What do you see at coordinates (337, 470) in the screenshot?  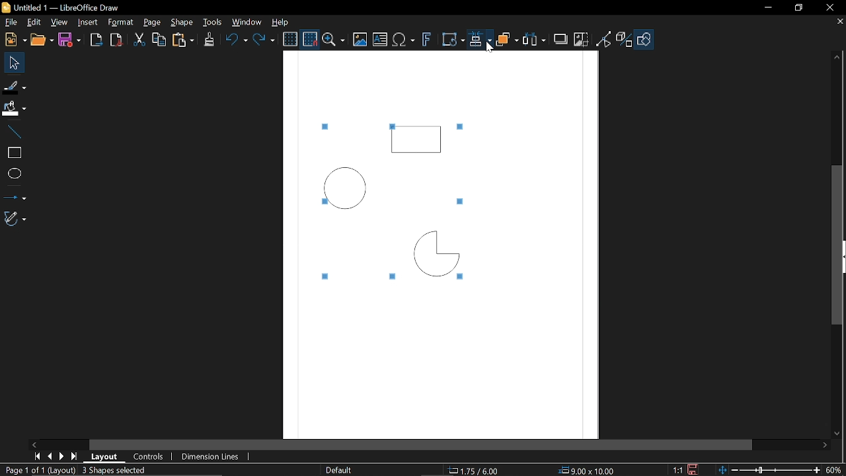 I see `Slide master name` at bounding box center [337, 470].